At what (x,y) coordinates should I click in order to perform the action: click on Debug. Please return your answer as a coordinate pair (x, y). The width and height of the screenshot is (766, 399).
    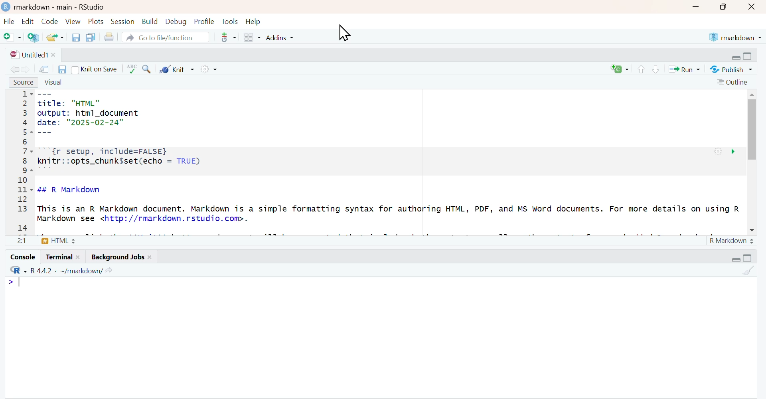
    Looking at the image, I should click on (176, 22).